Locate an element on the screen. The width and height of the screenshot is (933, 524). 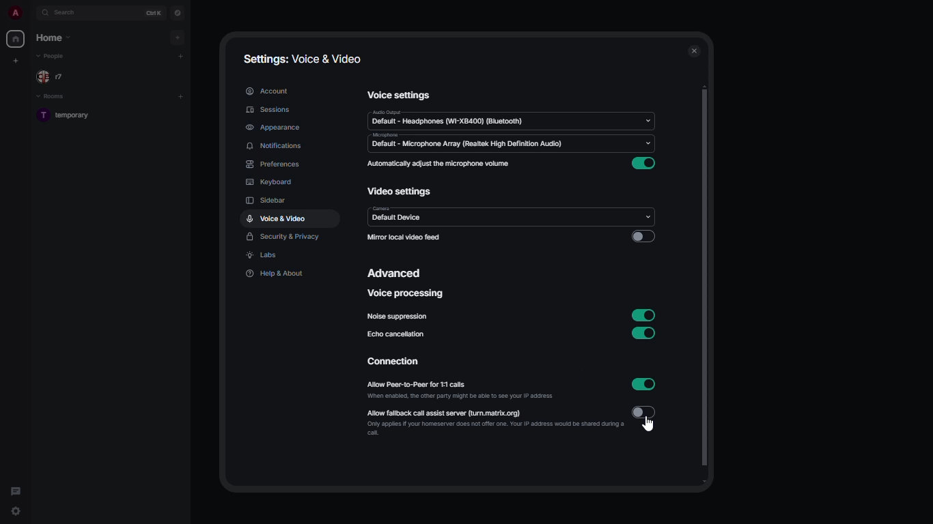
home is located at coordinates (15, 39).